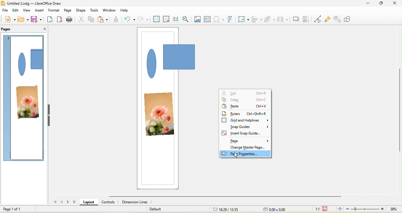  I want to click on select at least three object to distribute, so click(283, 19).